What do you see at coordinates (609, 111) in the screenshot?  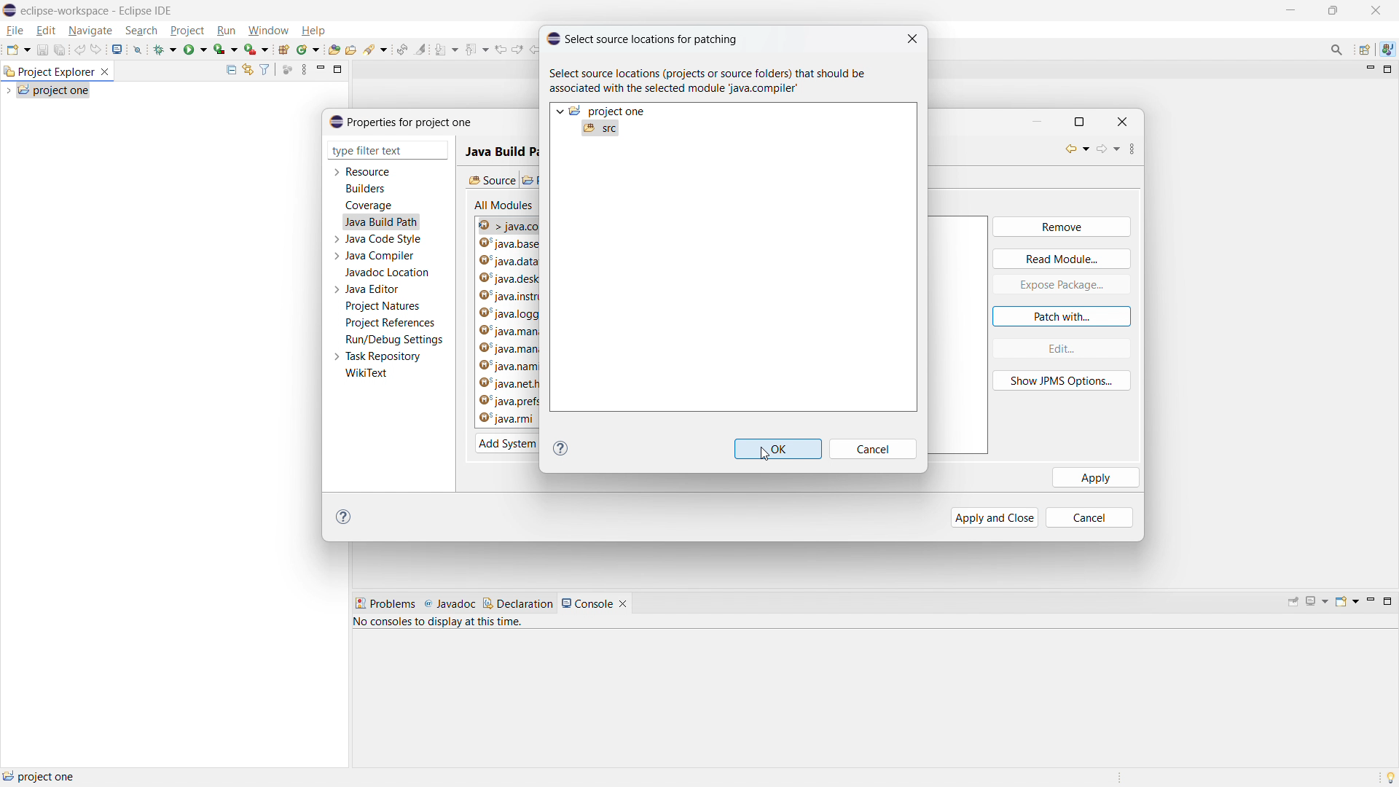 I see `project one` at bounding box center [609, 111].